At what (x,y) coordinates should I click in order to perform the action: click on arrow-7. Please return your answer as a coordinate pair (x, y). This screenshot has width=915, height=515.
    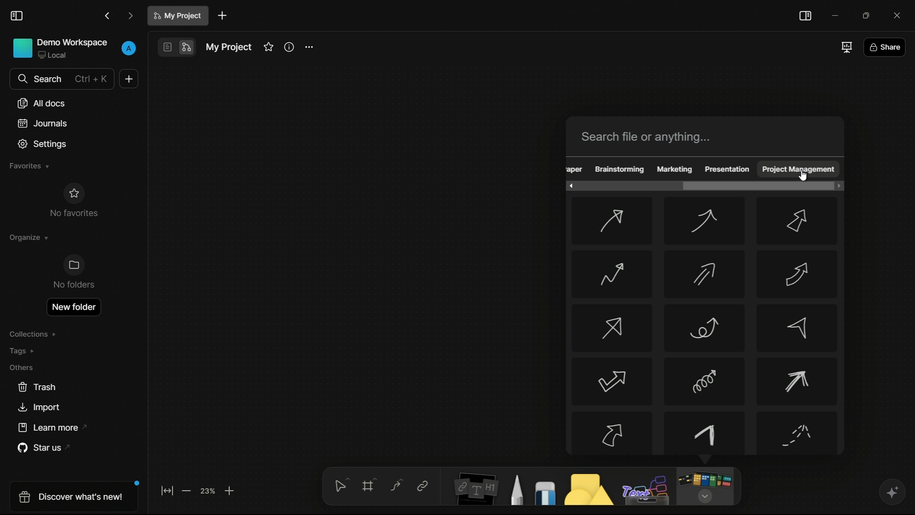
    Looking at the image, I should click on (612, 328).